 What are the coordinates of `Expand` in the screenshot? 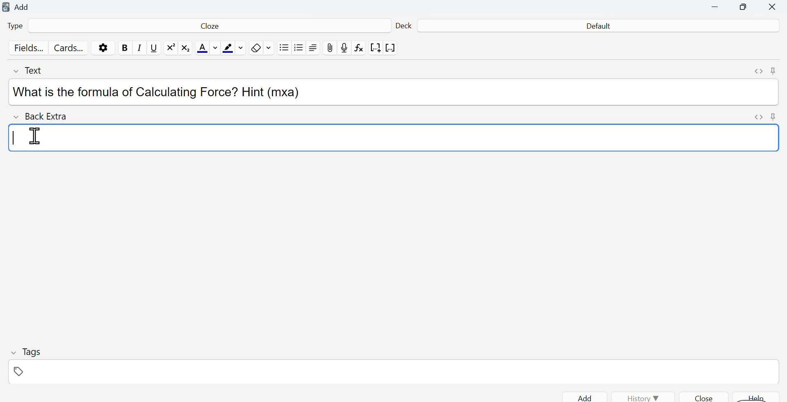 It's located at (759, 71).